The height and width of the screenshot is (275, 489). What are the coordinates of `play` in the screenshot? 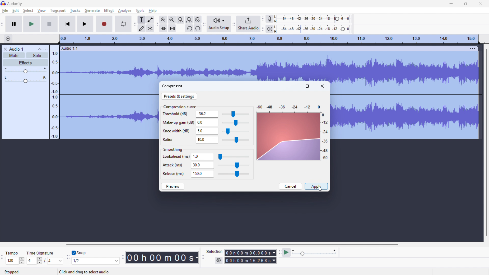 It's located at (32, 24).